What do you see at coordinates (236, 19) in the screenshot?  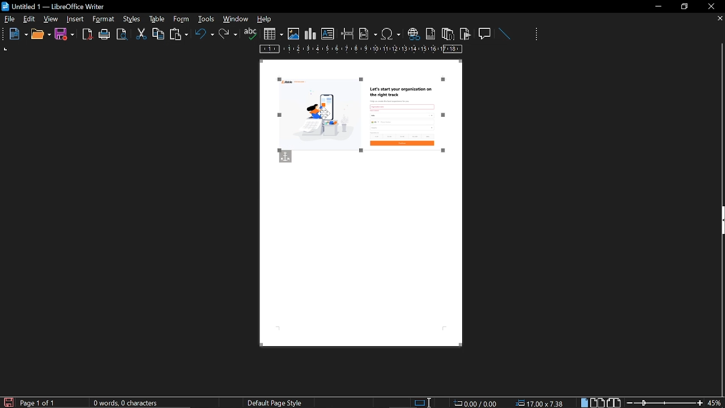 I see `window` at bounding box center [236, 19].